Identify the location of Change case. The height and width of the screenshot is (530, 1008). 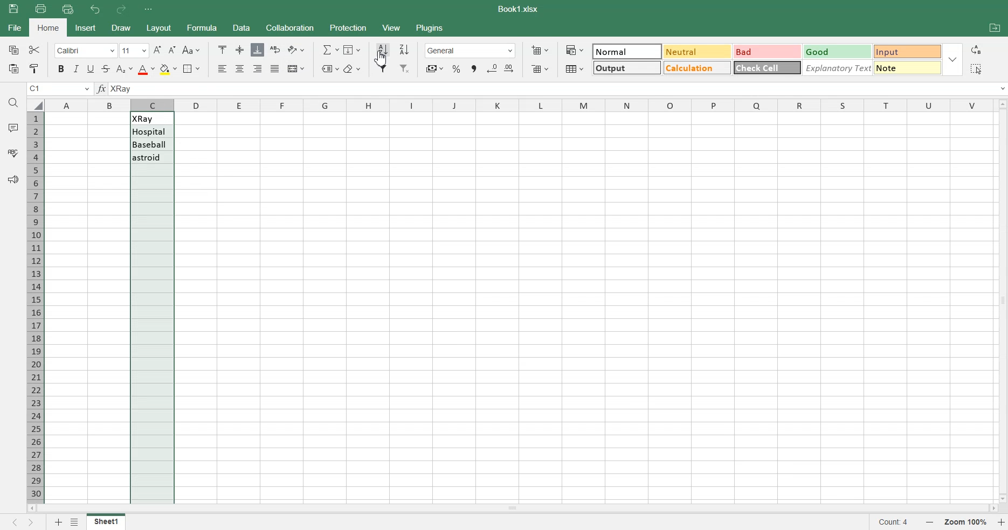
(191, 50).